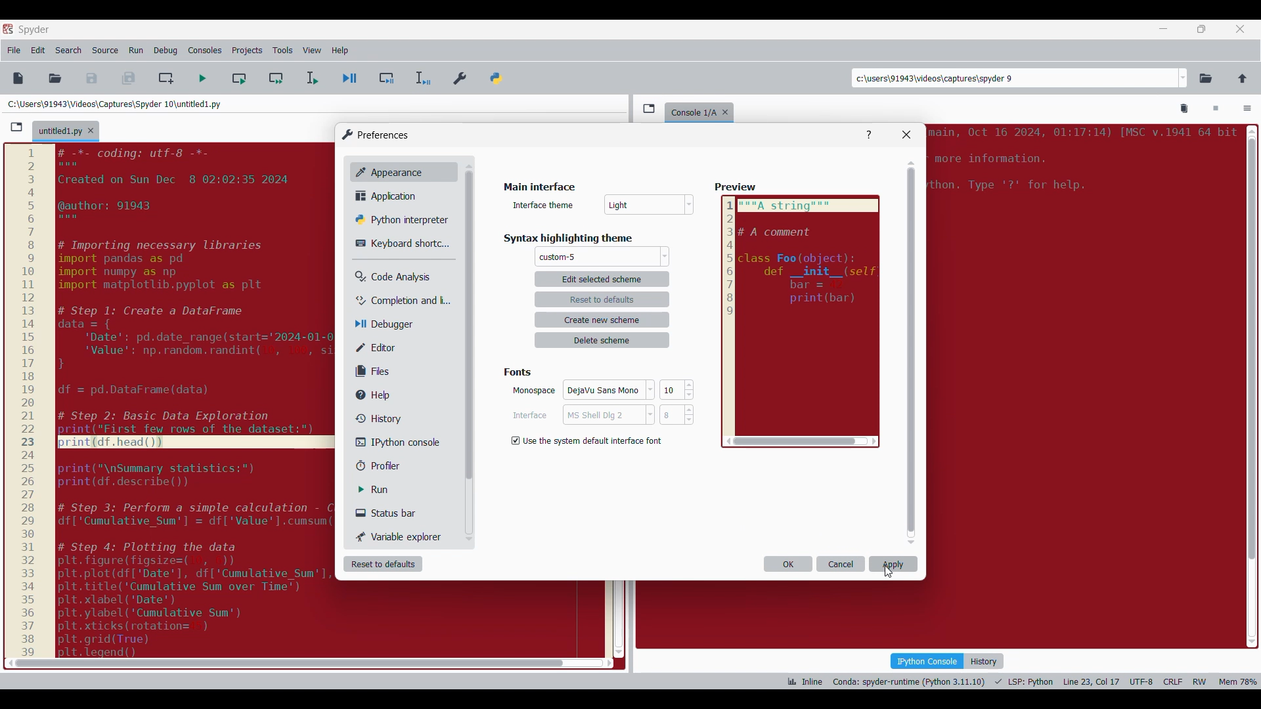 This screenshot has height=709, width=1261. Describe the element at coordinates (239, 78) in the screenshot. I see `Run current cell` at that location.